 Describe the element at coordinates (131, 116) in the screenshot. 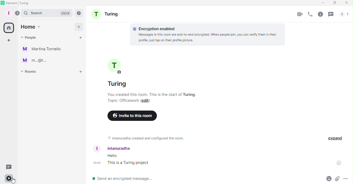

I see `Invite to this room` at that location.